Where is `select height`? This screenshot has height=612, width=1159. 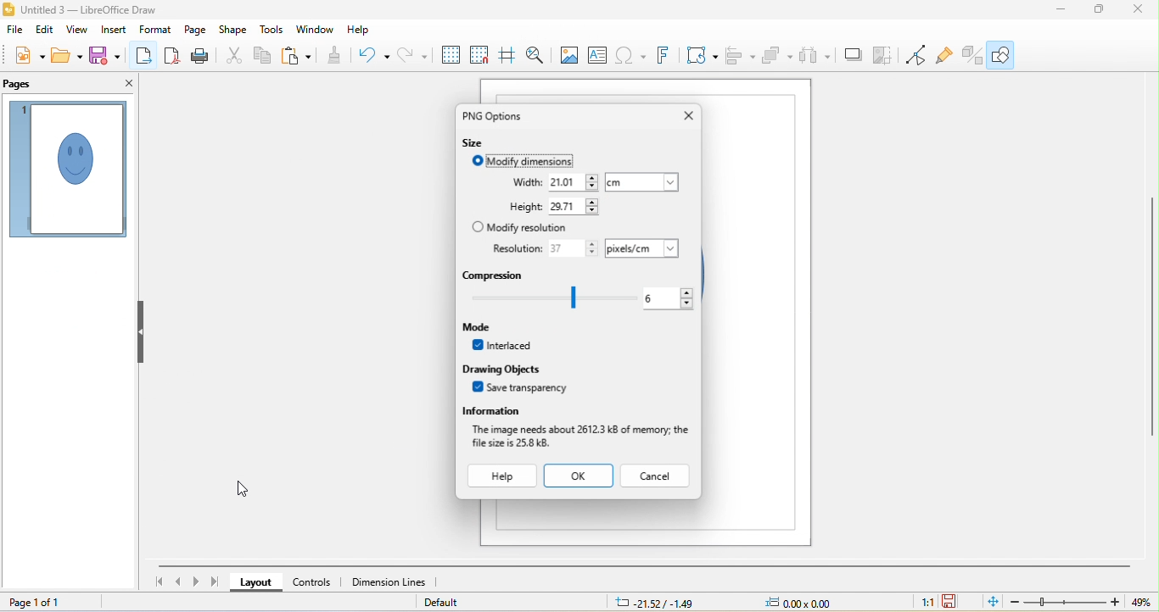 select height is located at coordinates (574, 206).